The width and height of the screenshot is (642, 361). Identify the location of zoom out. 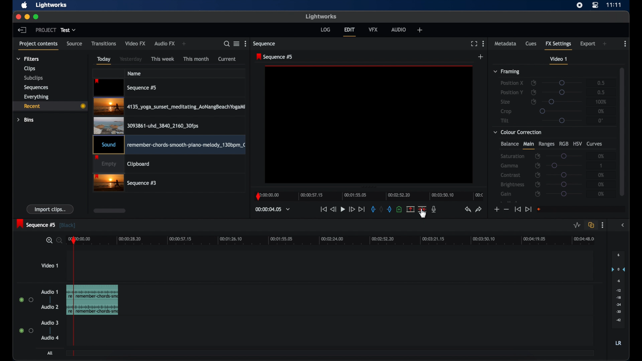
(58, 241).